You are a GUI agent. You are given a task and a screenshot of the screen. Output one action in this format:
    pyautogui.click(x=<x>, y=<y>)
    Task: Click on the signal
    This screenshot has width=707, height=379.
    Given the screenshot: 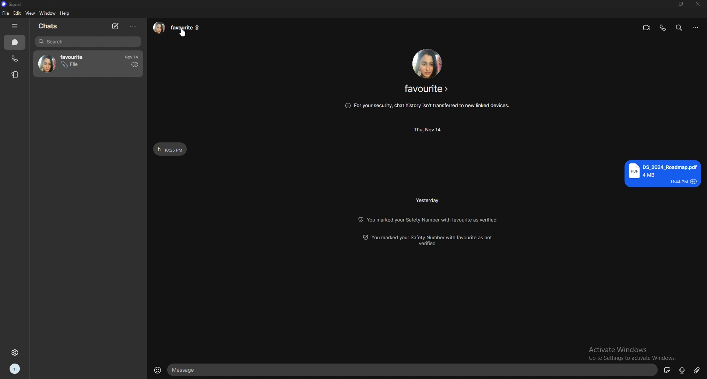 What is the action you would take?
    pyautogui.click(x=14, y=4)
    